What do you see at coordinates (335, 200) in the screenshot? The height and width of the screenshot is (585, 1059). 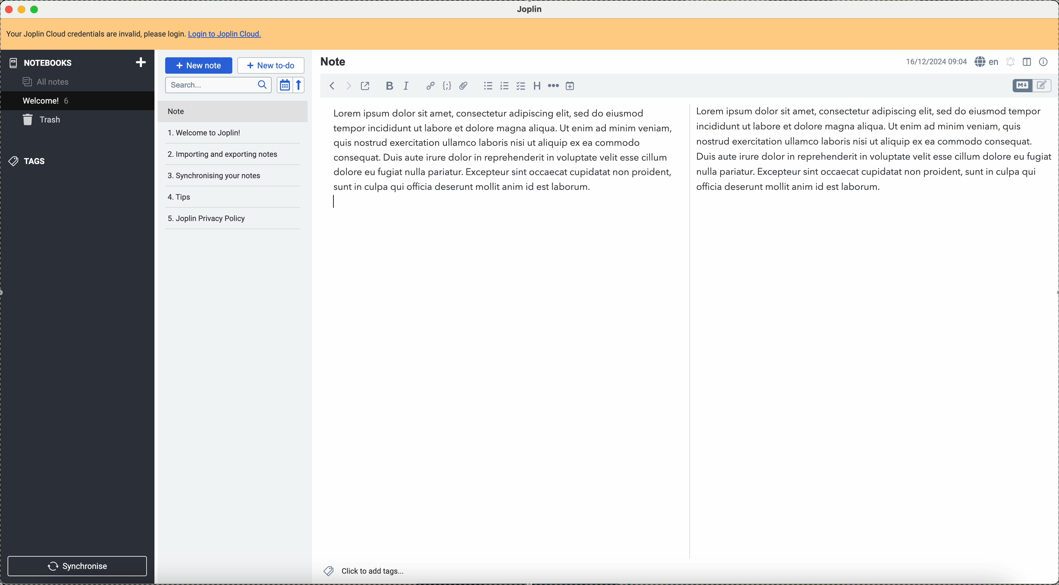 I see `text cursor` at bounding box center [335, 200].